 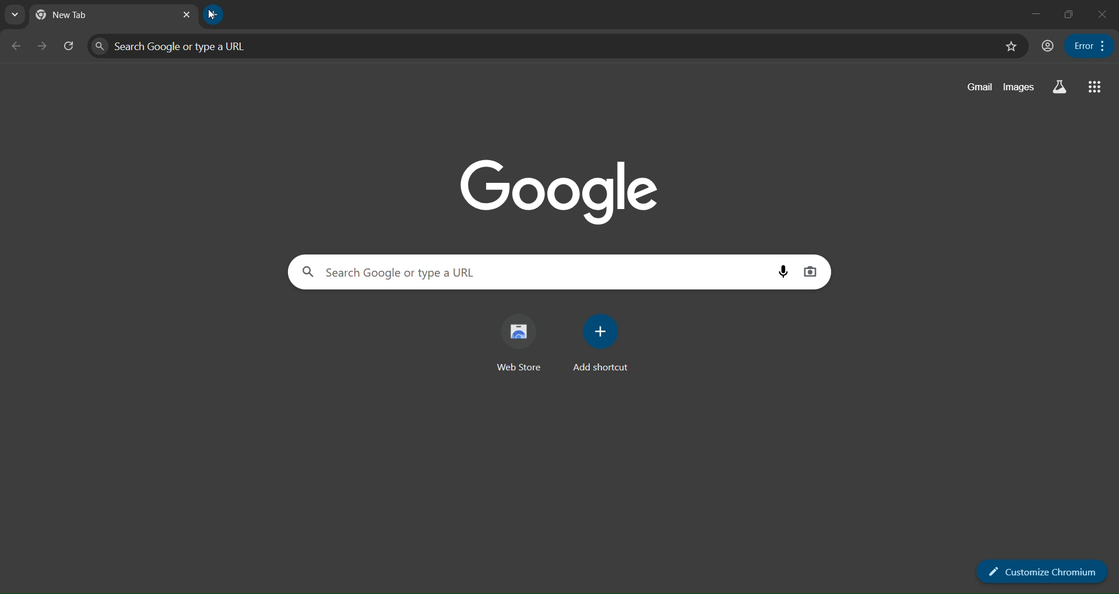 What do you see at coordinates (304, 272) in the screenshot?
I see `google search` at bounding box center [304, 272].